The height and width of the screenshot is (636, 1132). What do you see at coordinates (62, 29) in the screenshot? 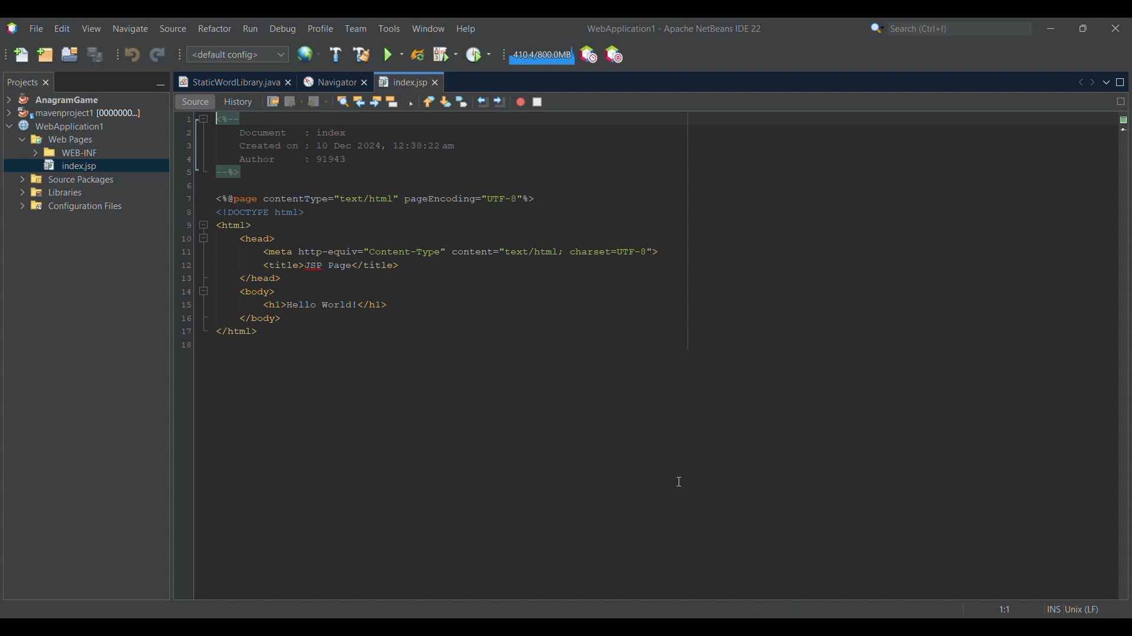
I see `Edit menu` at bounding box center [62, 29].